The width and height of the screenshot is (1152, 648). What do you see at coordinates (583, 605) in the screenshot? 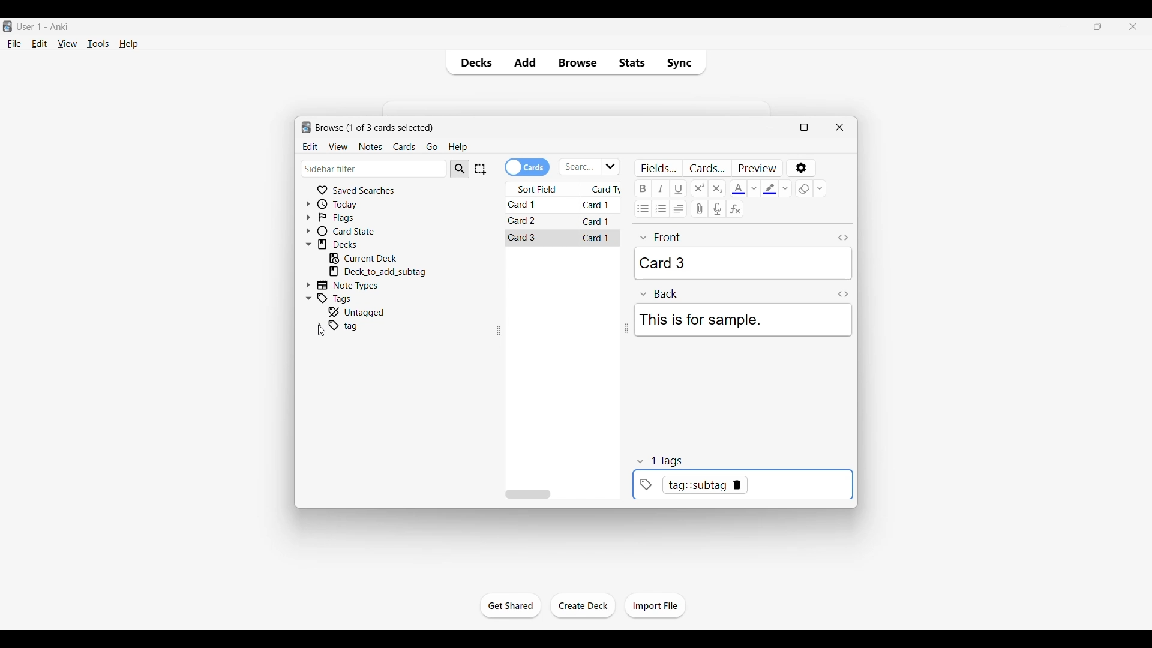
I see `Click to create another deck` at bounding box center [583, 605].